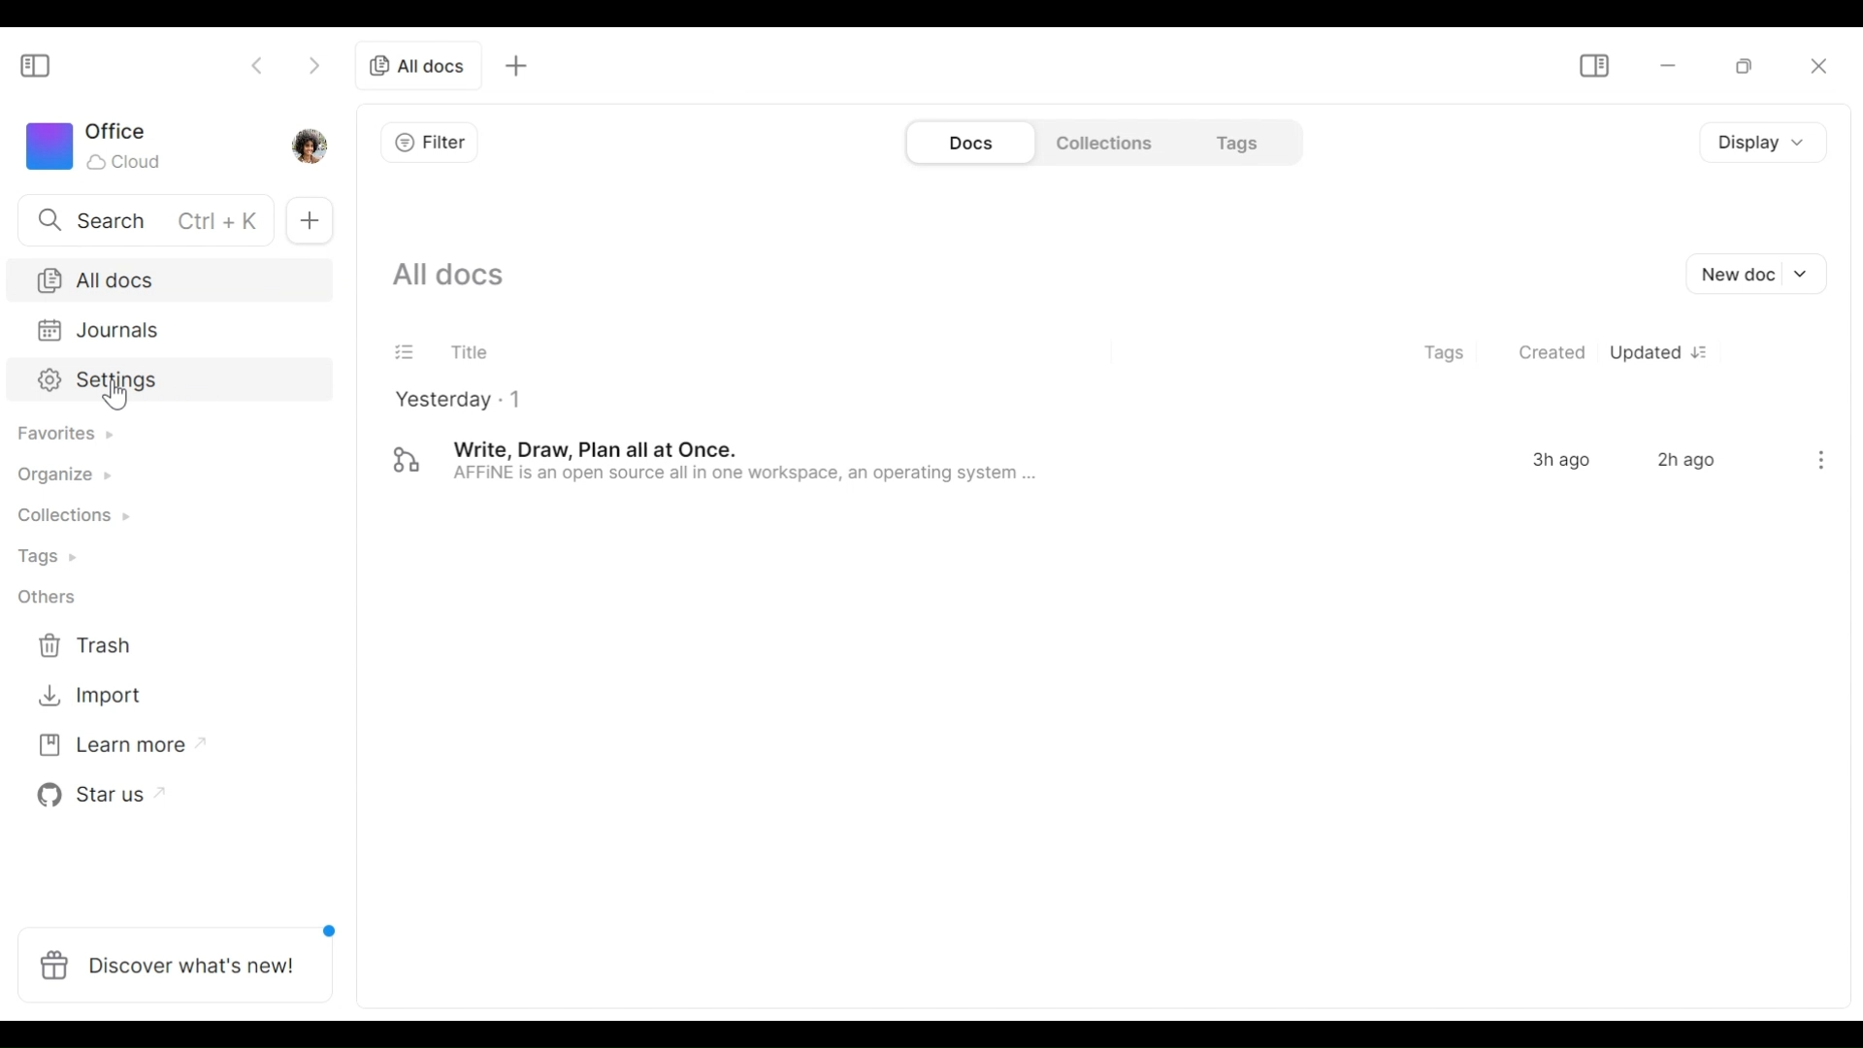 This screenshot has height=1048, width=1863. Describe the element at coordinates (88, 795) in the screenshot. I see `Star us` at that location.